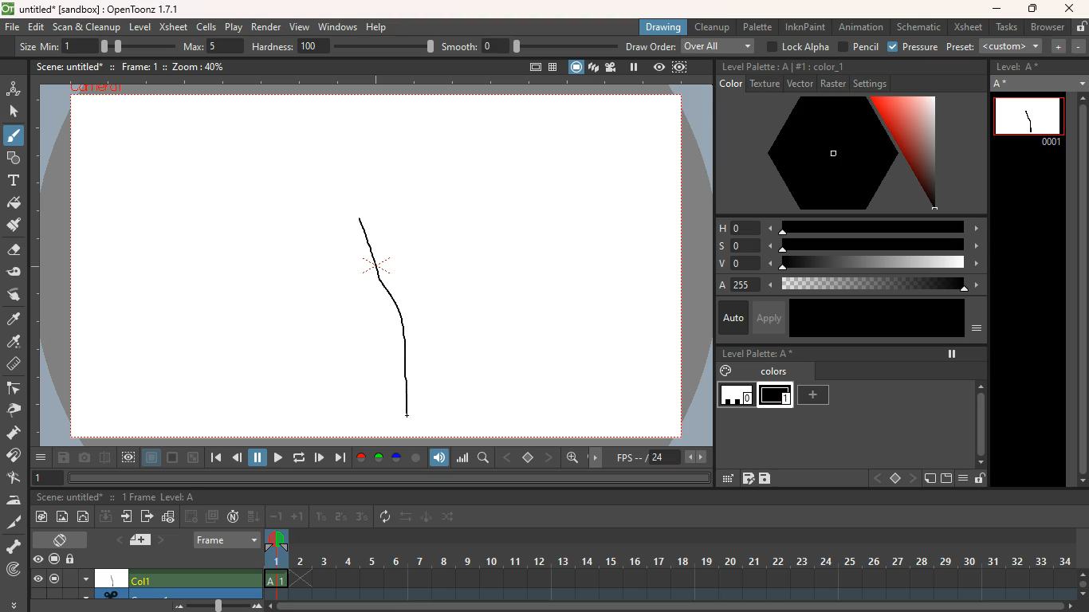  I want to click on move, so click(598, 457).